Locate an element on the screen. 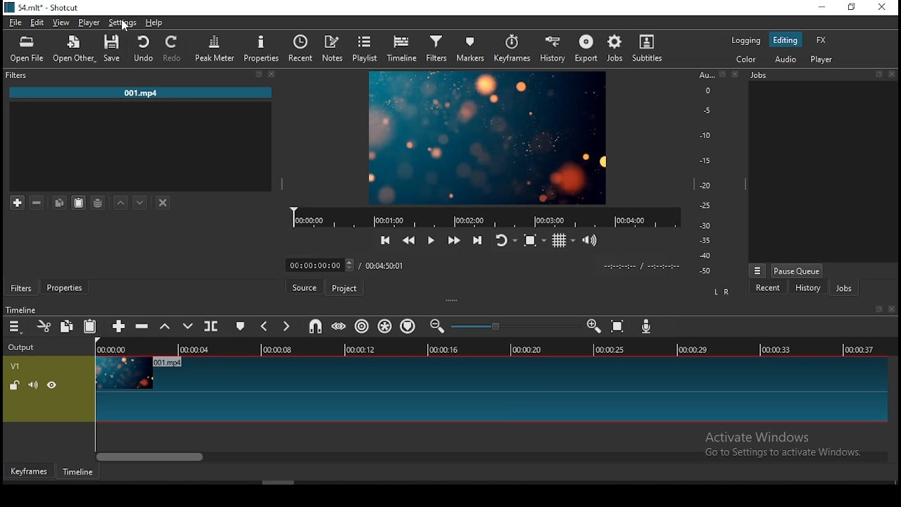 This screenshot has width=901, height=507. keyframe is located at coordinates (29, 472).